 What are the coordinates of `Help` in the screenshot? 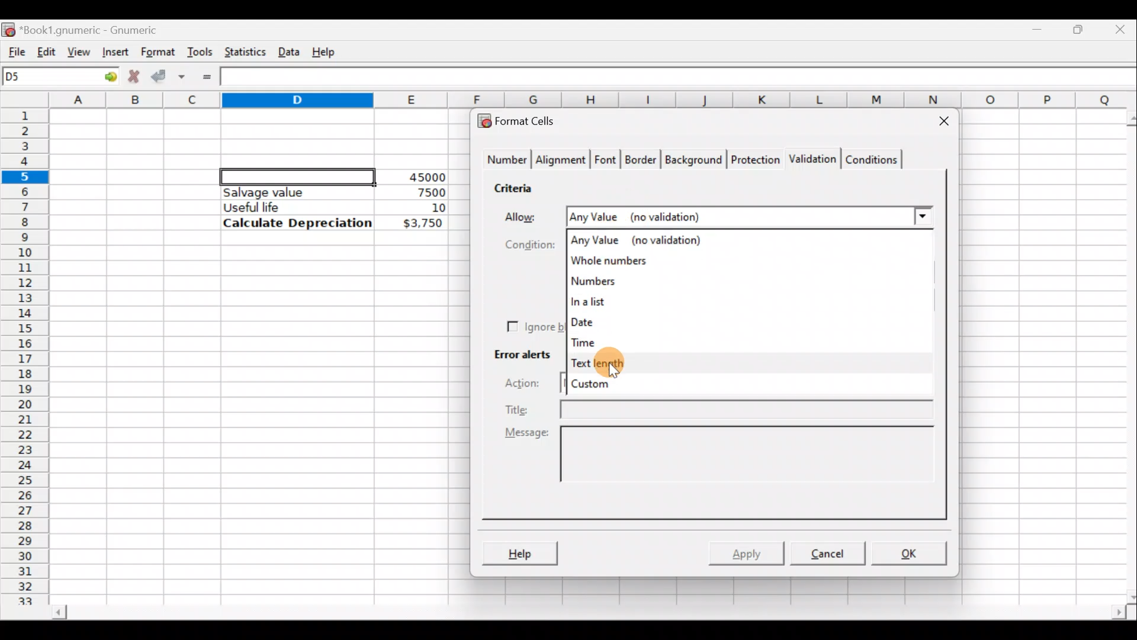 It's located at (519, 555).